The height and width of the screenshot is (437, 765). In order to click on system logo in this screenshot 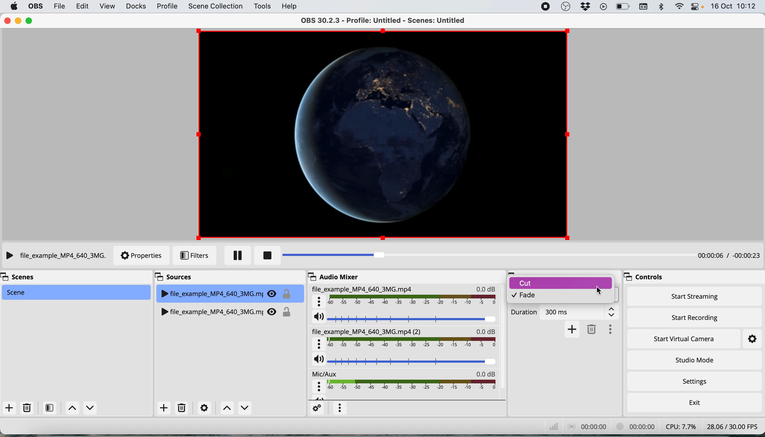, I will do `click(15, 6)`.